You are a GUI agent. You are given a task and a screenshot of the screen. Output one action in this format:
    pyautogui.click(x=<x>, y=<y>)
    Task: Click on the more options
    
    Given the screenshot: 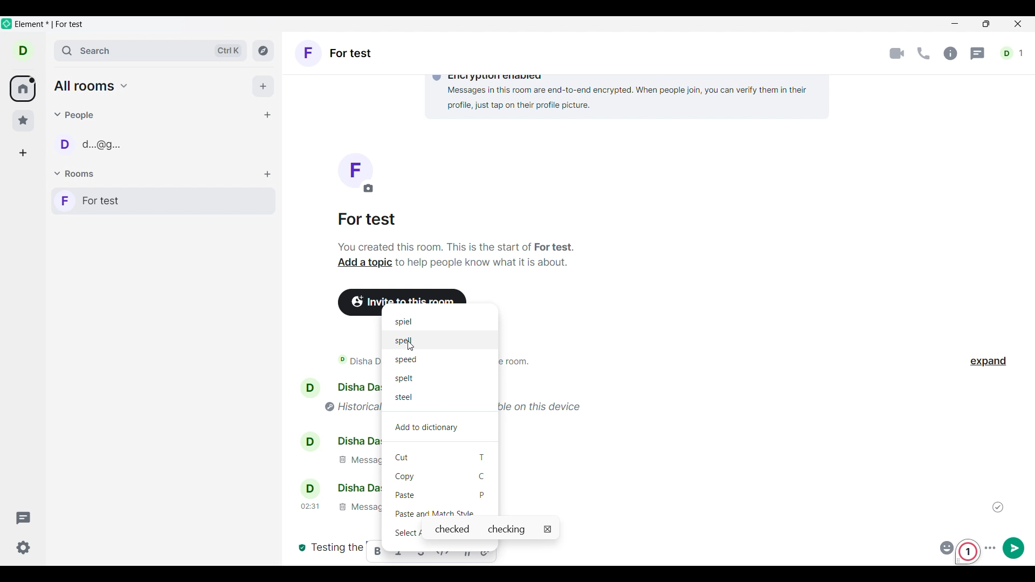 What is the action you would take?
    pyautogui.click(x=992, y=546)
    